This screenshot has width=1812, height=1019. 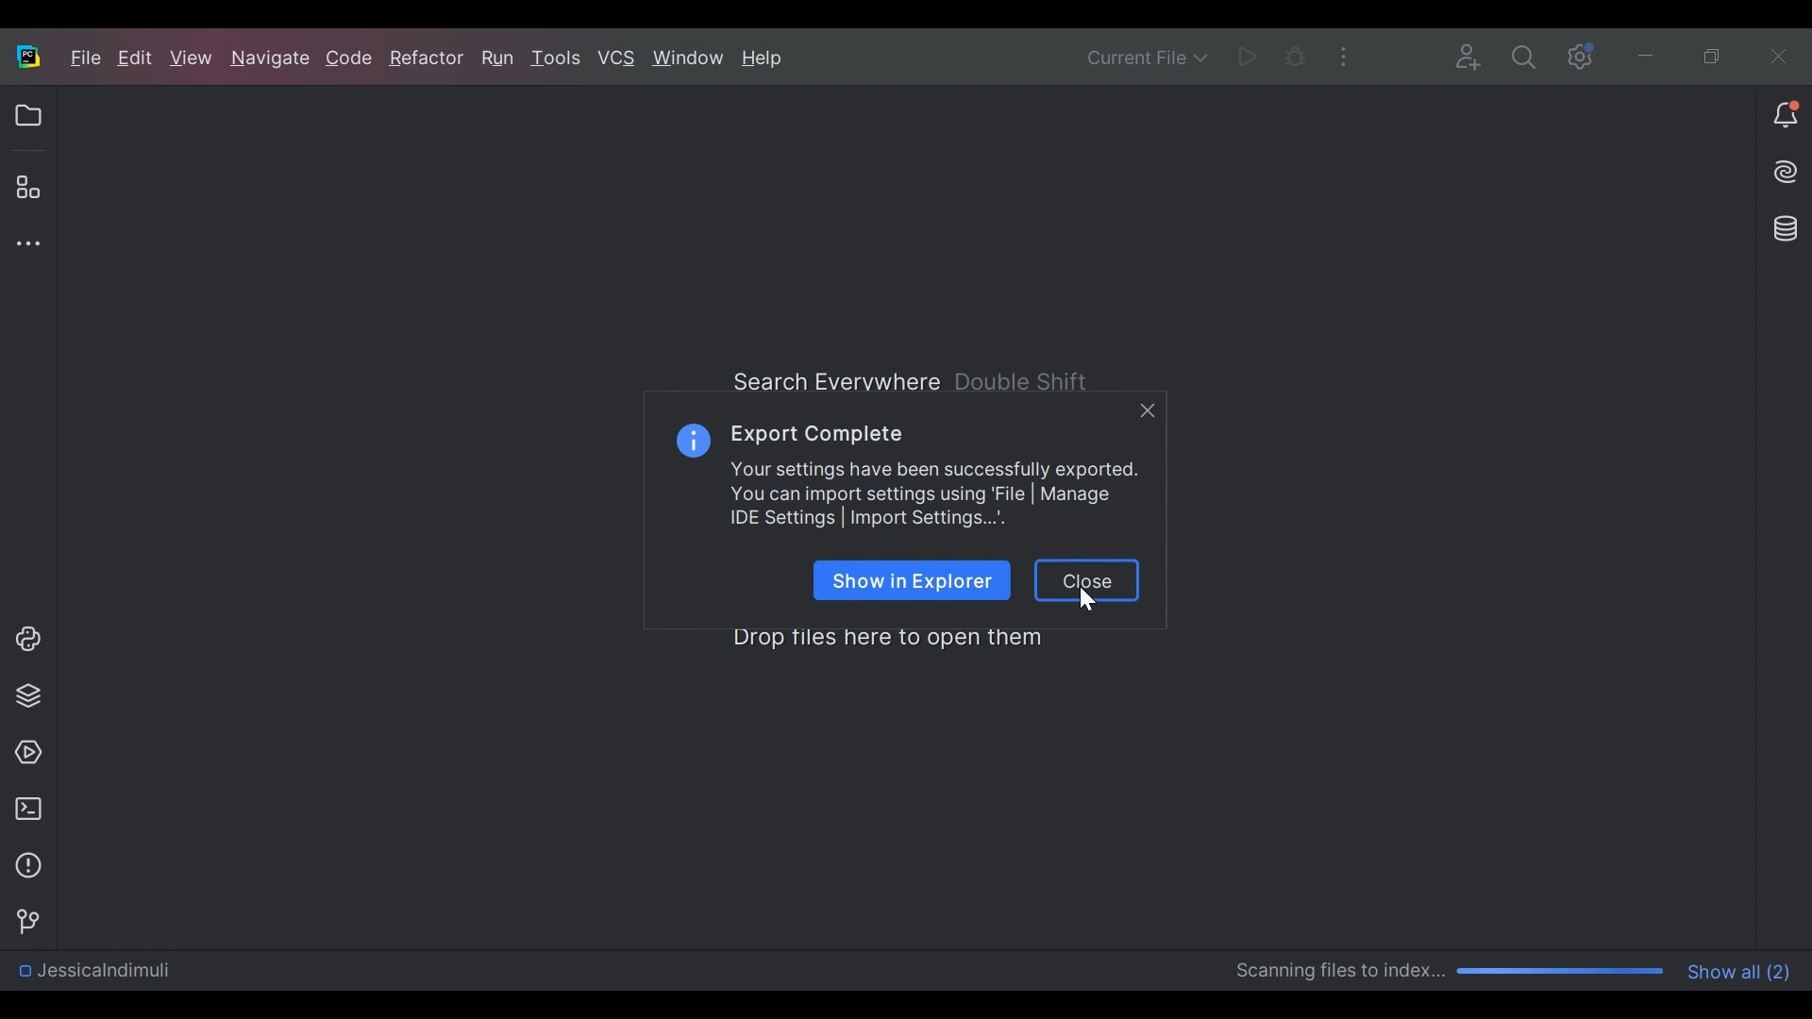 I want to click on Database, so click(x=1788, y=228).